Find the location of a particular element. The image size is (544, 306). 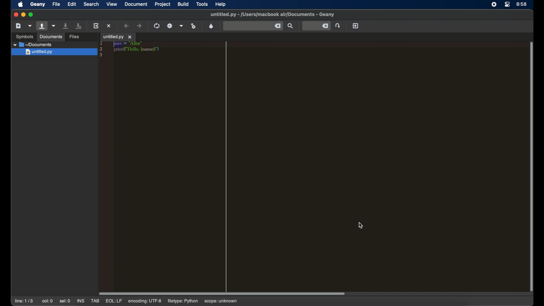

symbols is located at coordinates (24, 37).